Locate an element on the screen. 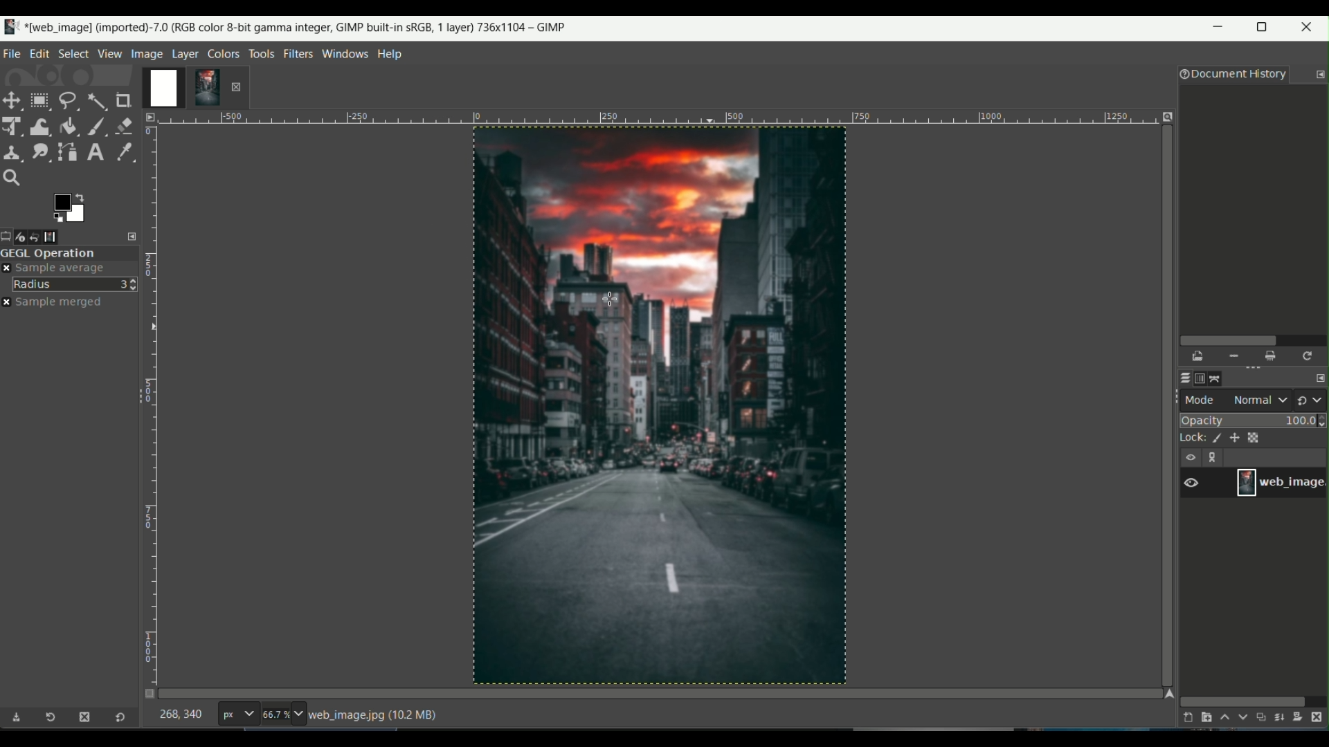 The image size is (1329, 747). scroll bar is located at coordinates (1251, 339).